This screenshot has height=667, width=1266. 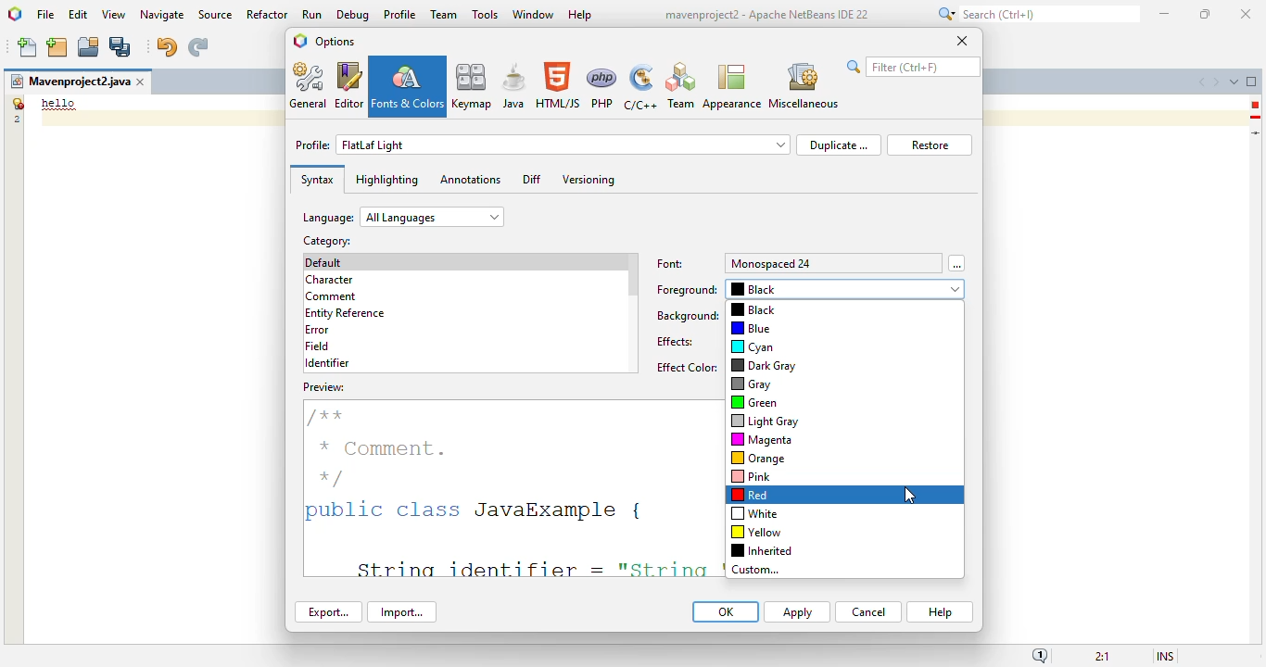 I want to click on gray, so click(x=752, y=384).